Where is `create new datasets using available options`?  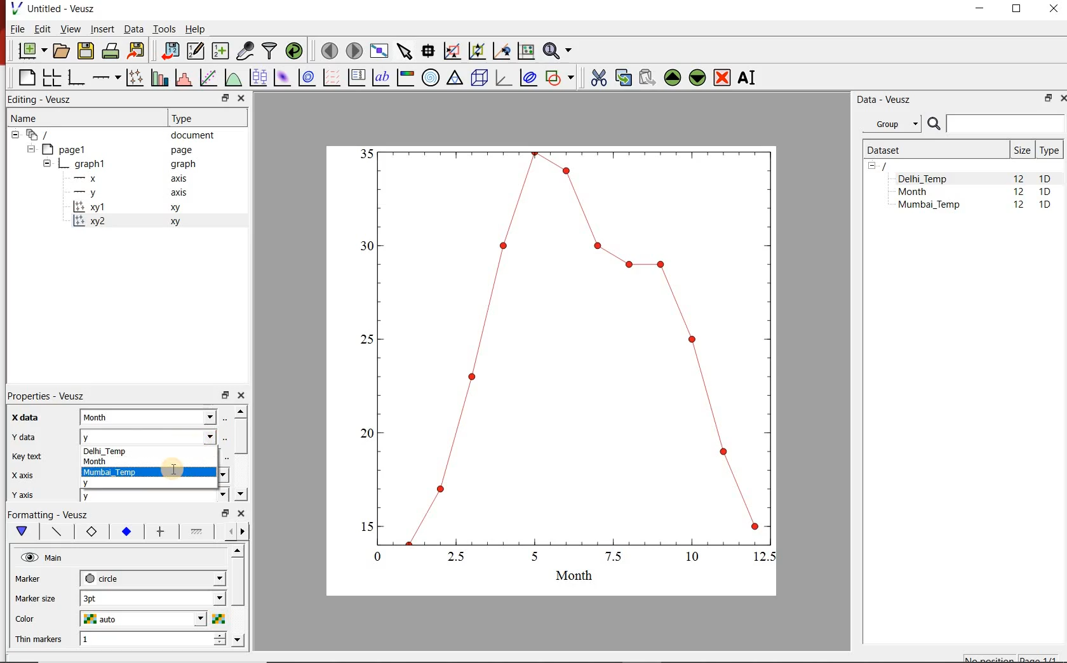 create new datasets using available options is located at coordinates (220, 51).